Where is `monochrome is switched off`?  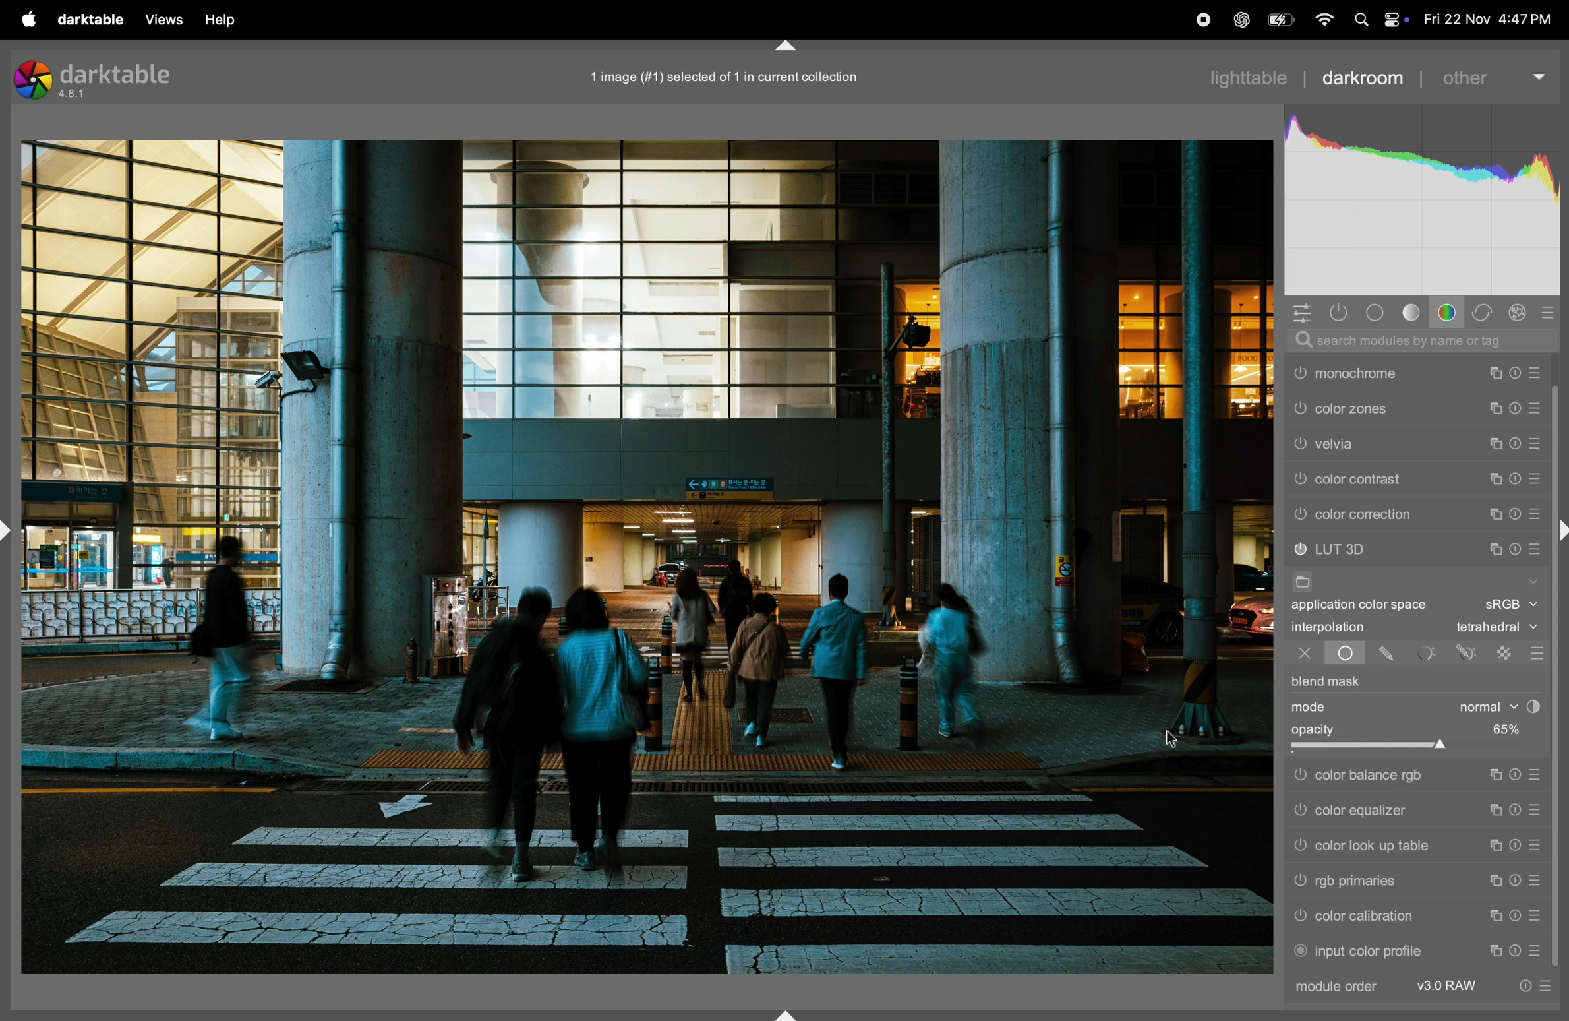
monochrome is switched off is located at coordinates (1299, 408).